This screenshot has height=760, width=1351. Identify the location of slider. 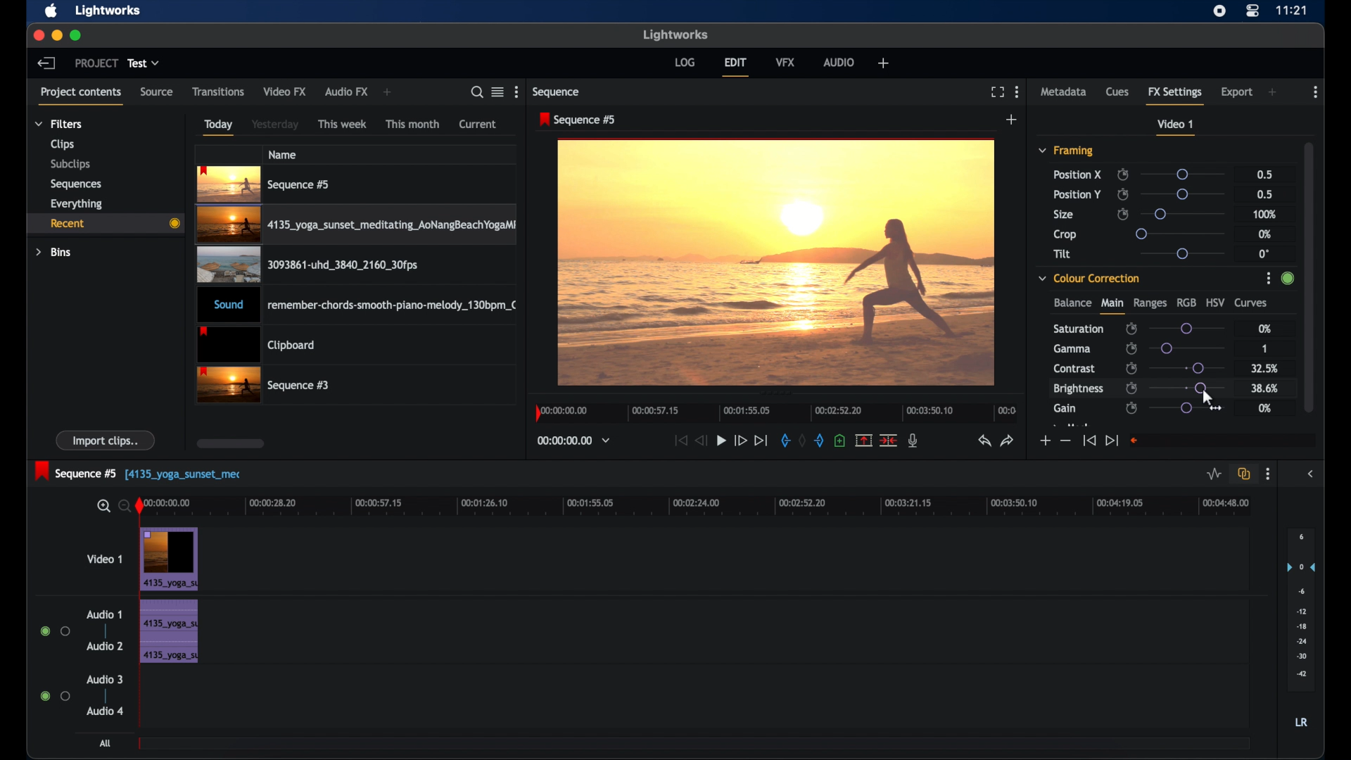
(1187, 348).